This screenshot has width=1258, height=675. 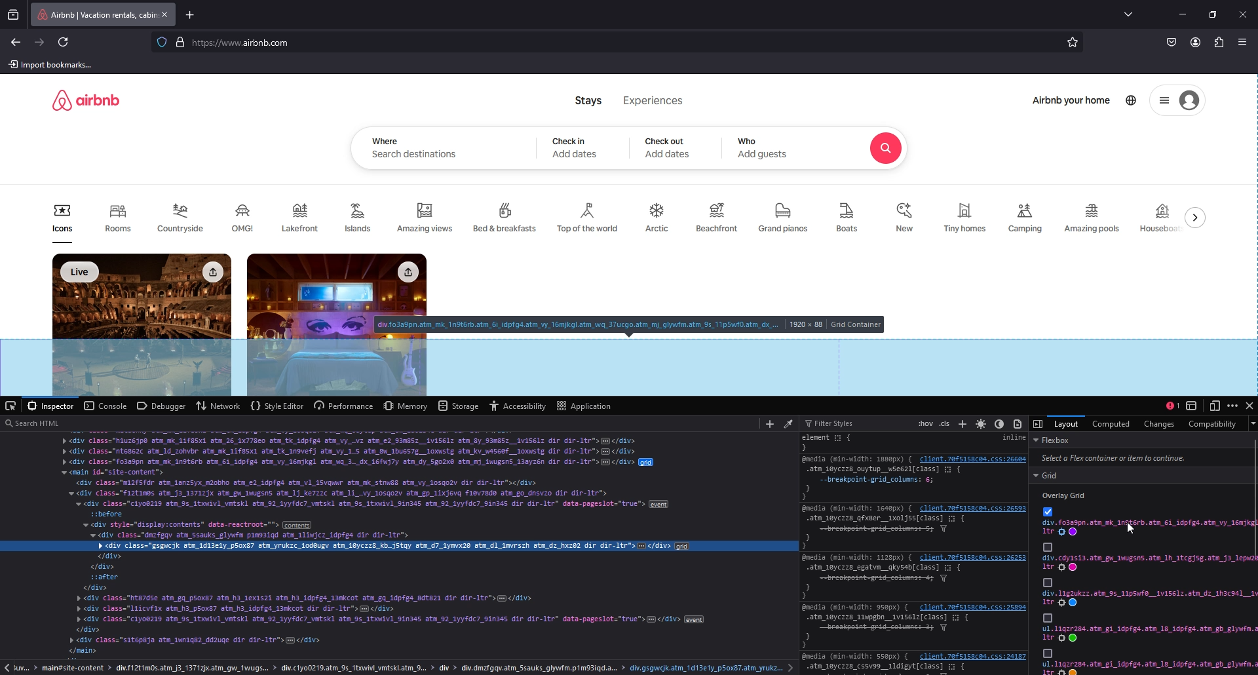 What do you see at coordinates (192, 14) in the screenshot?
I see `add tab` at bounding box center [192, 14].